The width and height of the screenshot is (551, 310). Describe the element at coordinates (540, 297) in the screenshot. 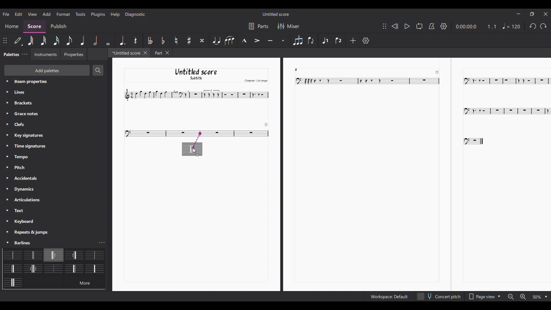

I see `Zoom options` at that location.